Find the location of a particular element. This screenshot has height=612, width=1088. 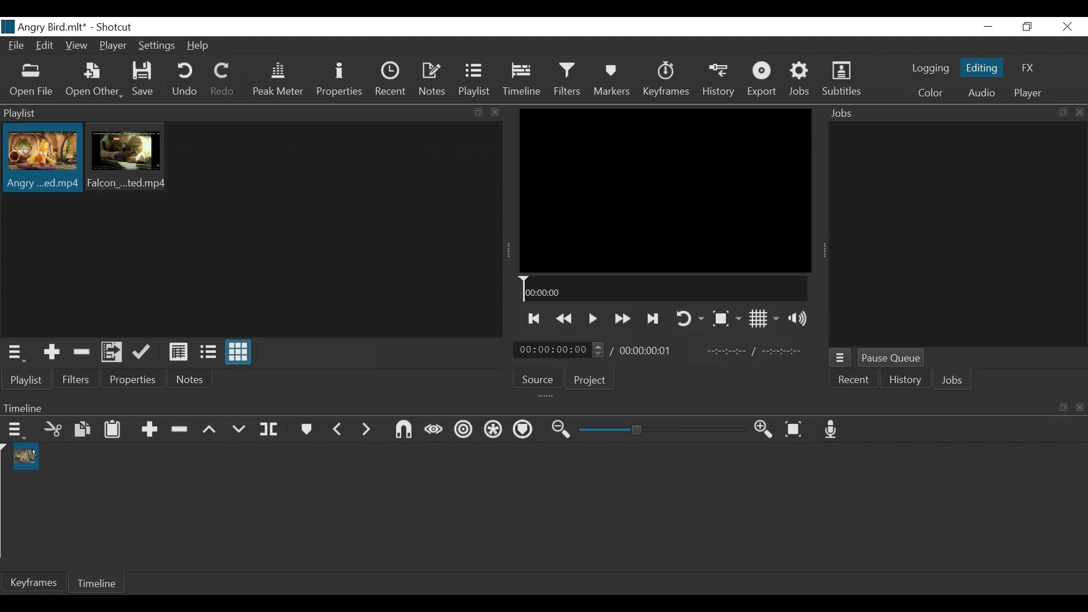

Toggle play or pause (space) is located at coordinates (592, 320).